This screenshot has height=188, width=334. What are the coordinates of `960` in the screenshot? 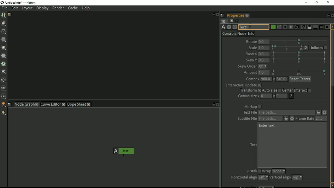 It's located at (266, 79).